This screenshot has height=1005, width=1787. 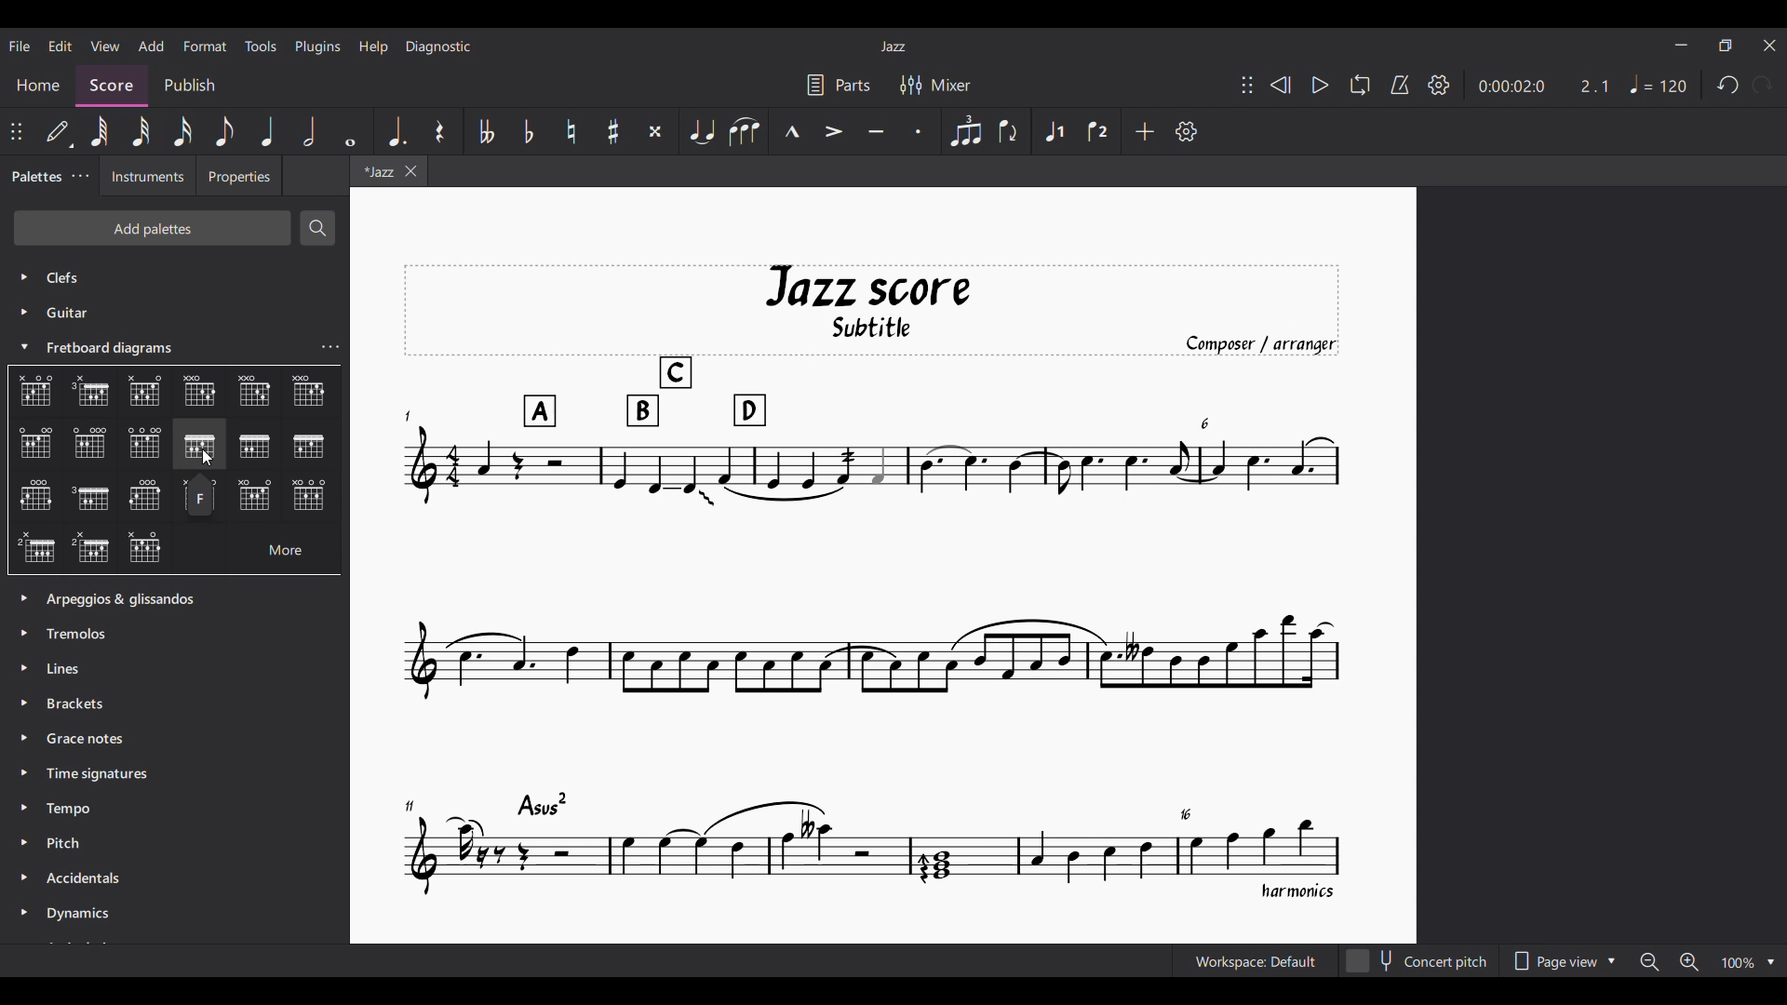 I want to click on Time, so click(x=106, y=774).